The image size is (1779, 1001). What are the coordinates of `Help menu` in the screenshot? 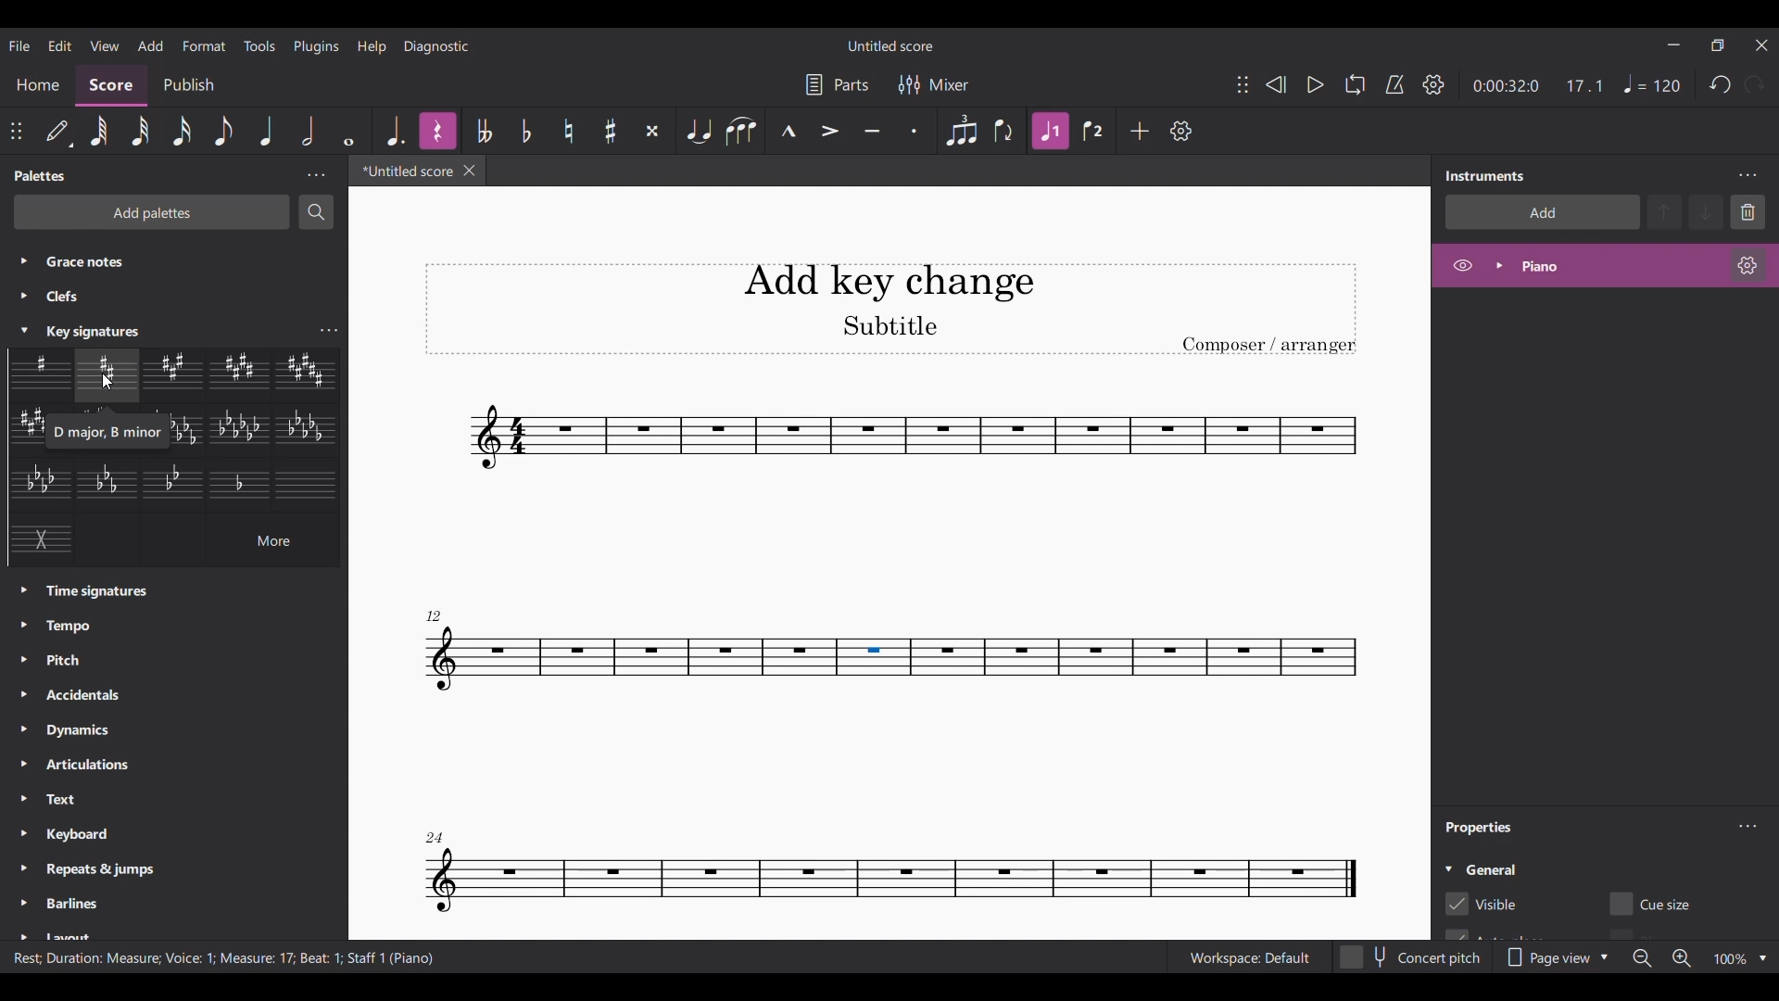 It's located at (372, 45).